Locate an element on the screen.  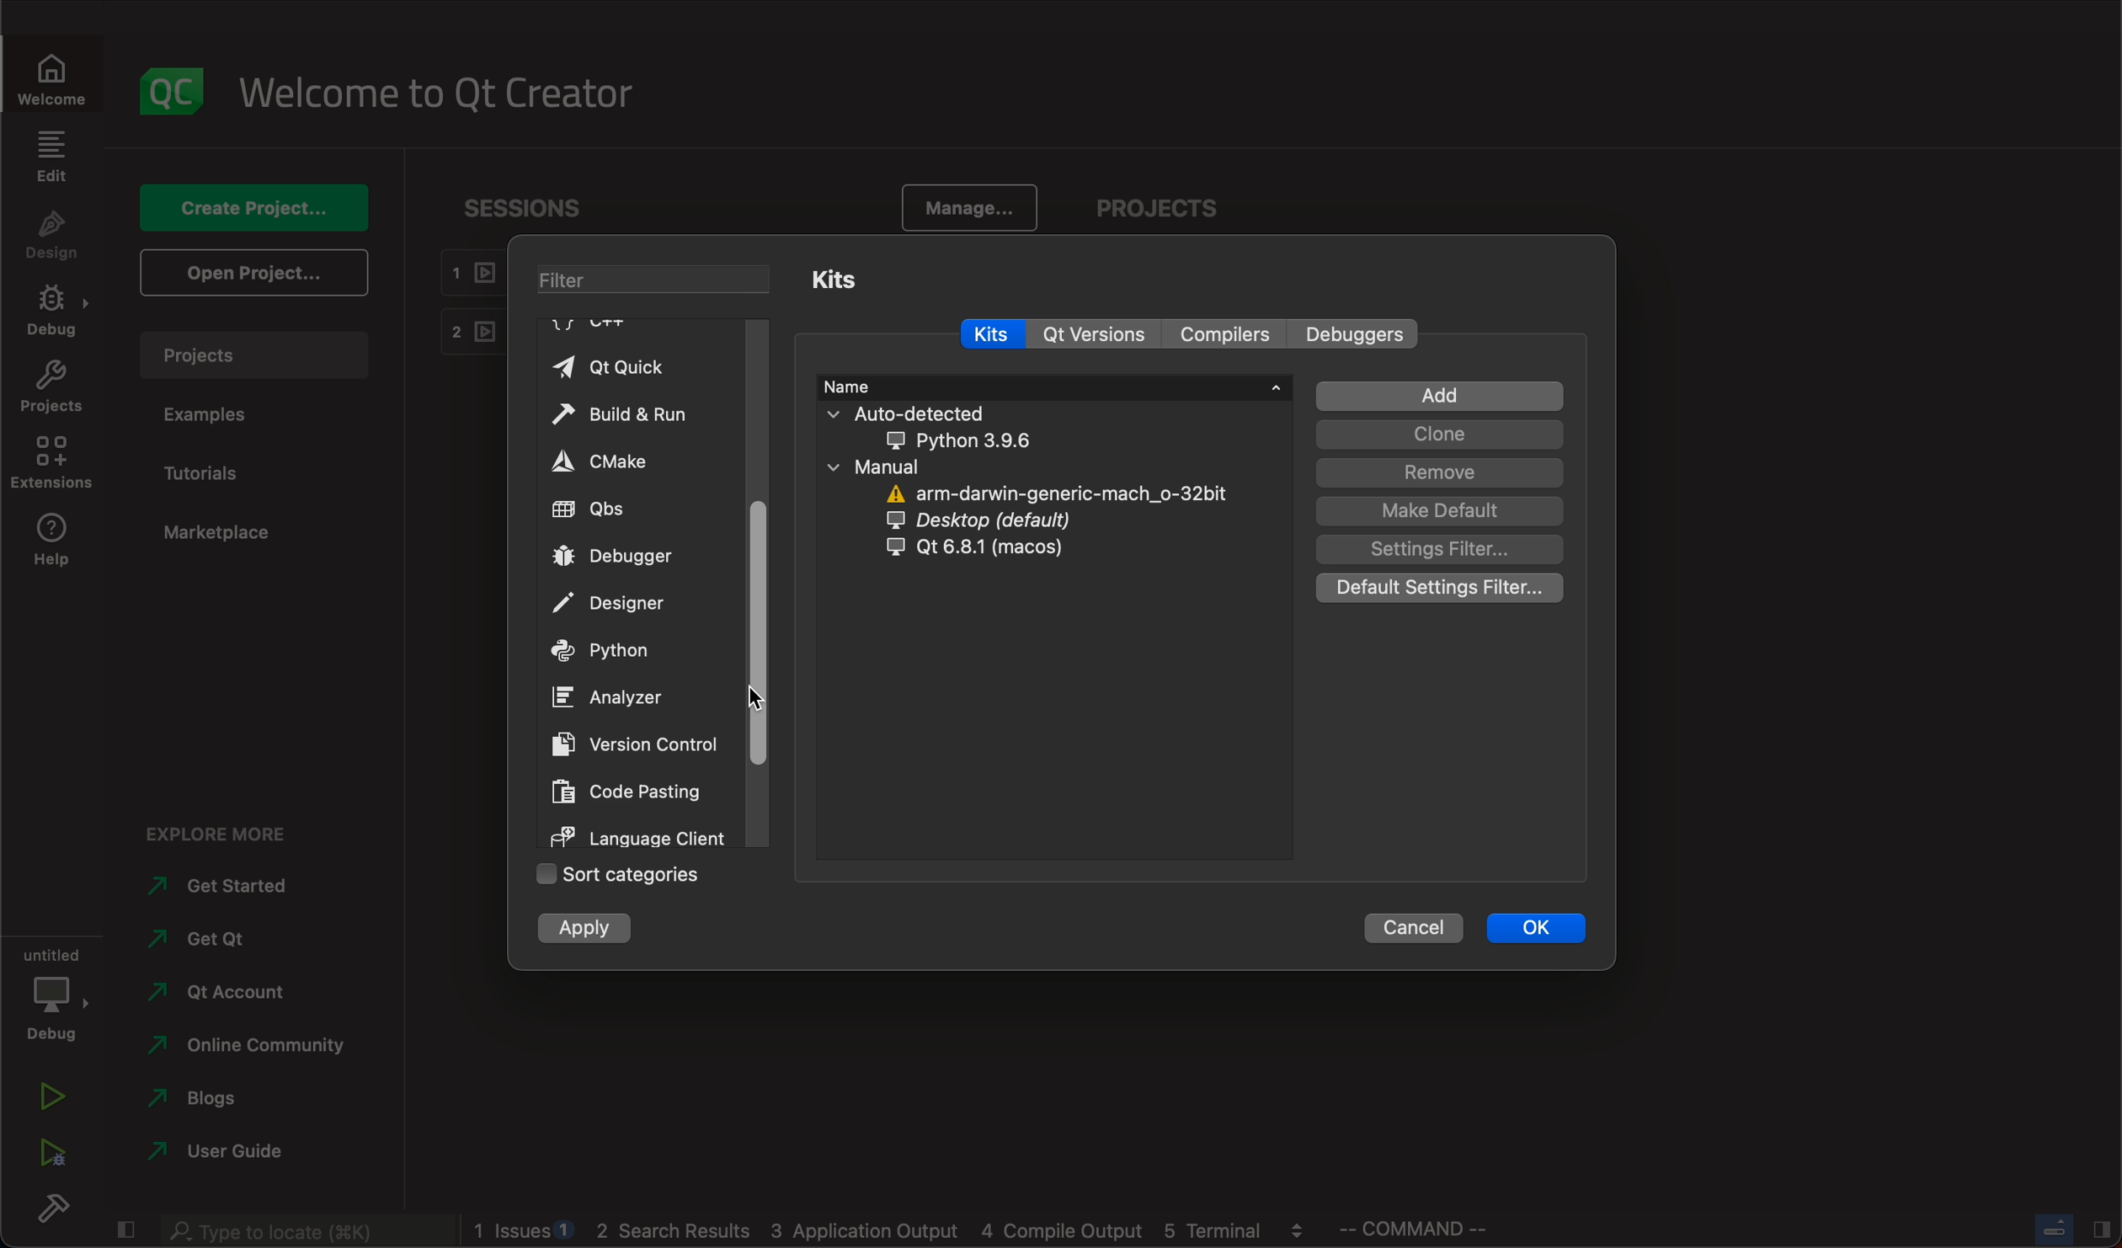
manage is located at coordinates (970, 206).